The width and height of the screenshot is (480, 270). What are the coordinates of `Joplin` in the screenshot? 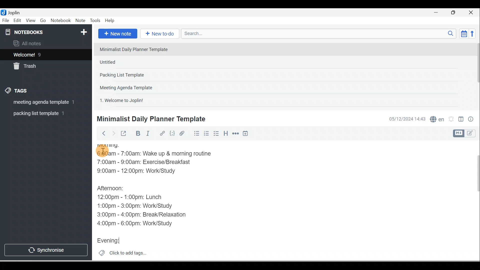 It's located at (15, 12).